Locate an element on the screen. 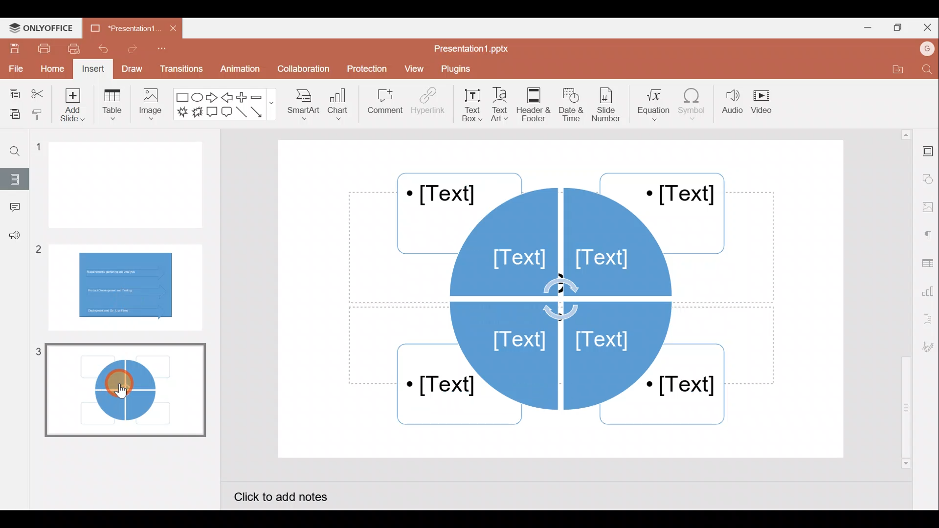 Image resolution: width=939 pixels, height=528 pixels. Close document is located at coordinates (169, 29).